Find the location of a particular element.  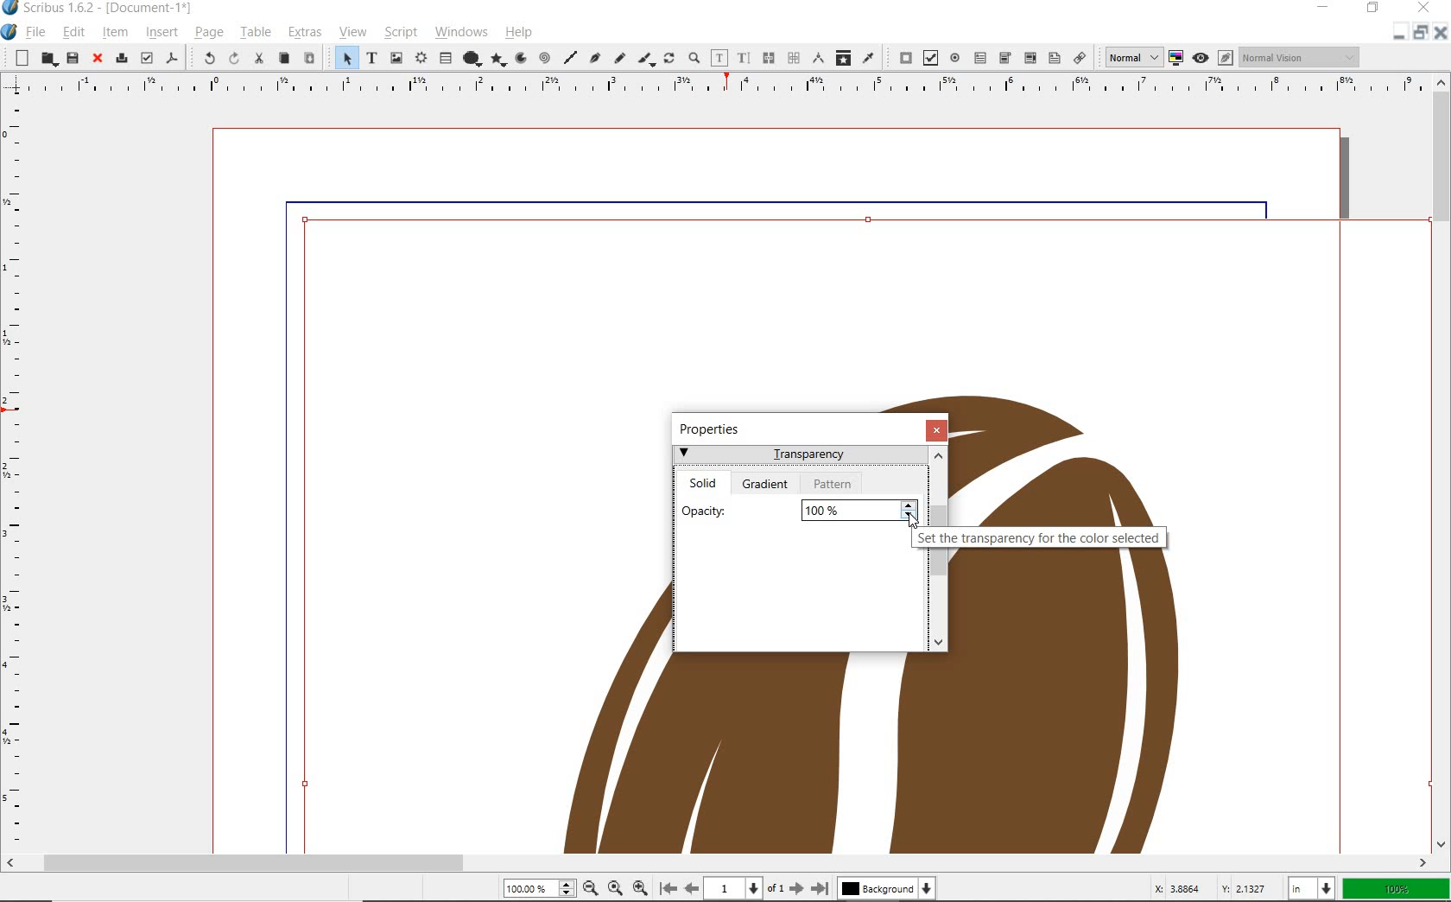

Minimize is located at coordinates (1420, 32).